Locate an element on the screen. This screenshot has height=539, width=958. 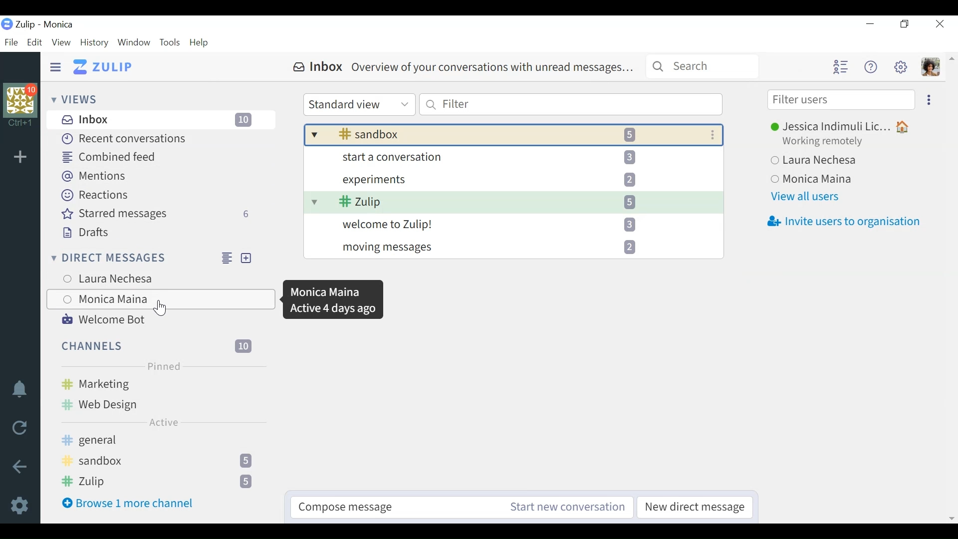
Filter is located at coordinates (570, 105).